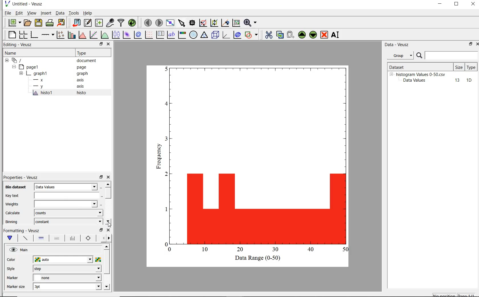 This screenshot has height=297, width=479. I want to click on edit, so click(19, 13).